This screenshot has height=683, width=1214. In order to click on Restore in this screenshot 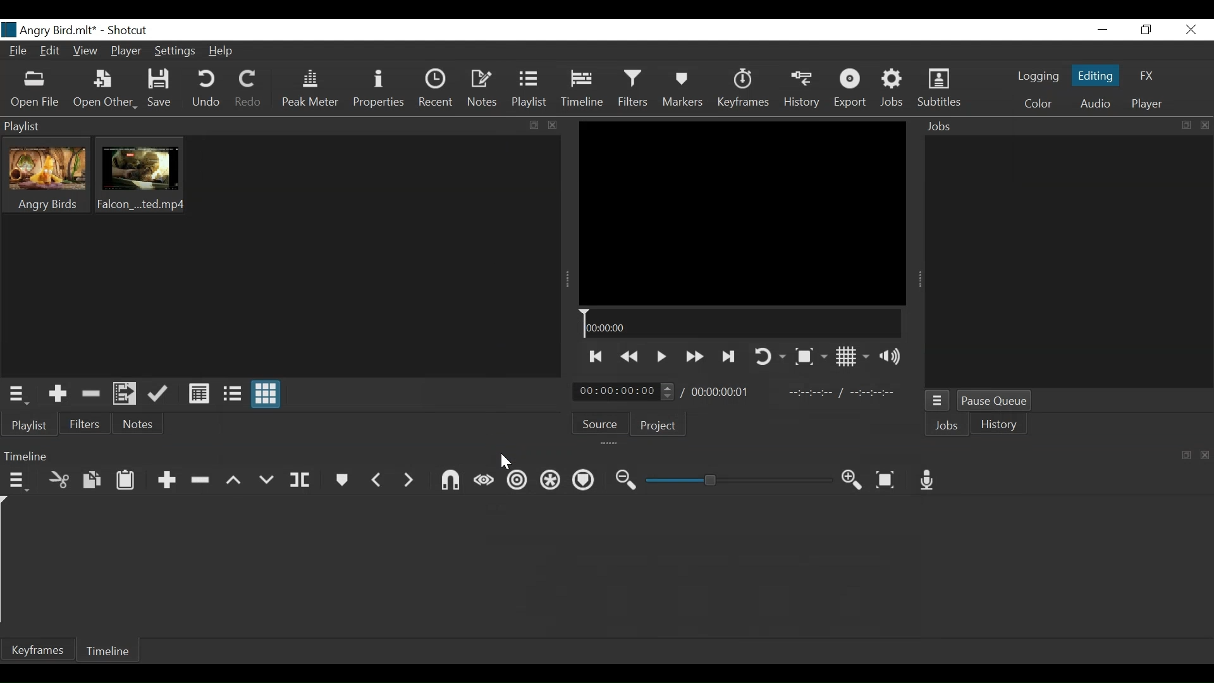, I will do `click(1145, 30)`.